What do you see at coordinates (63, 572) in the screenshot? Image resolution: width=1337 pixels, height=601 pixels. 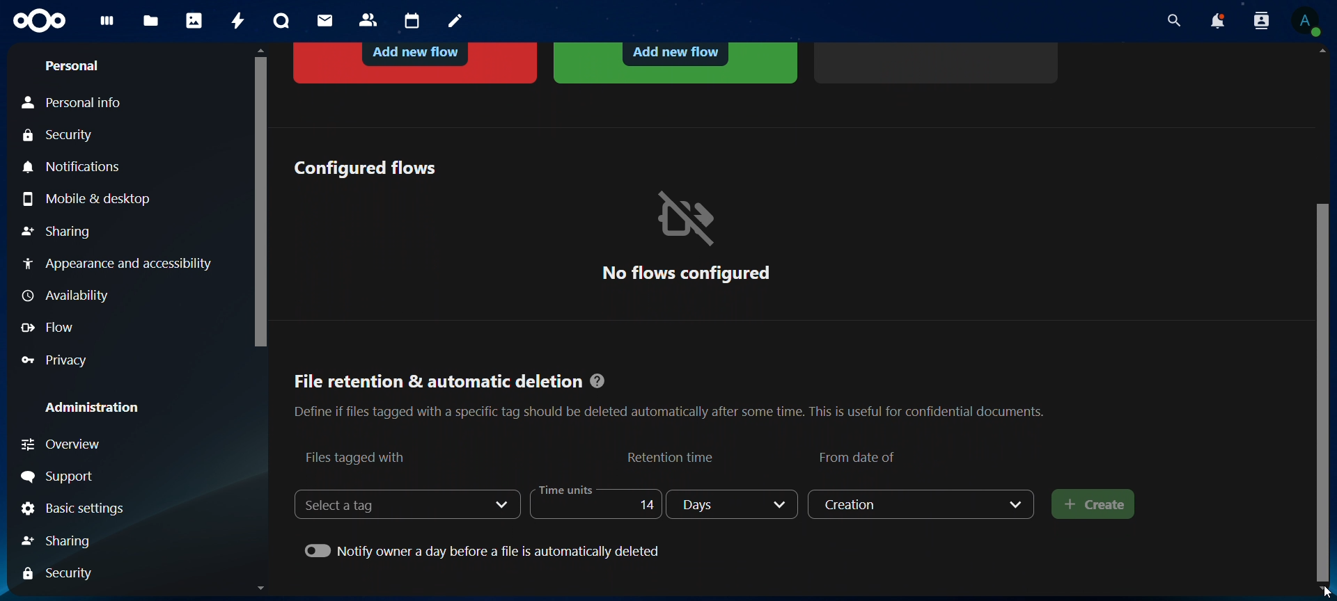 I see `security` at bounding box center [63, 572].